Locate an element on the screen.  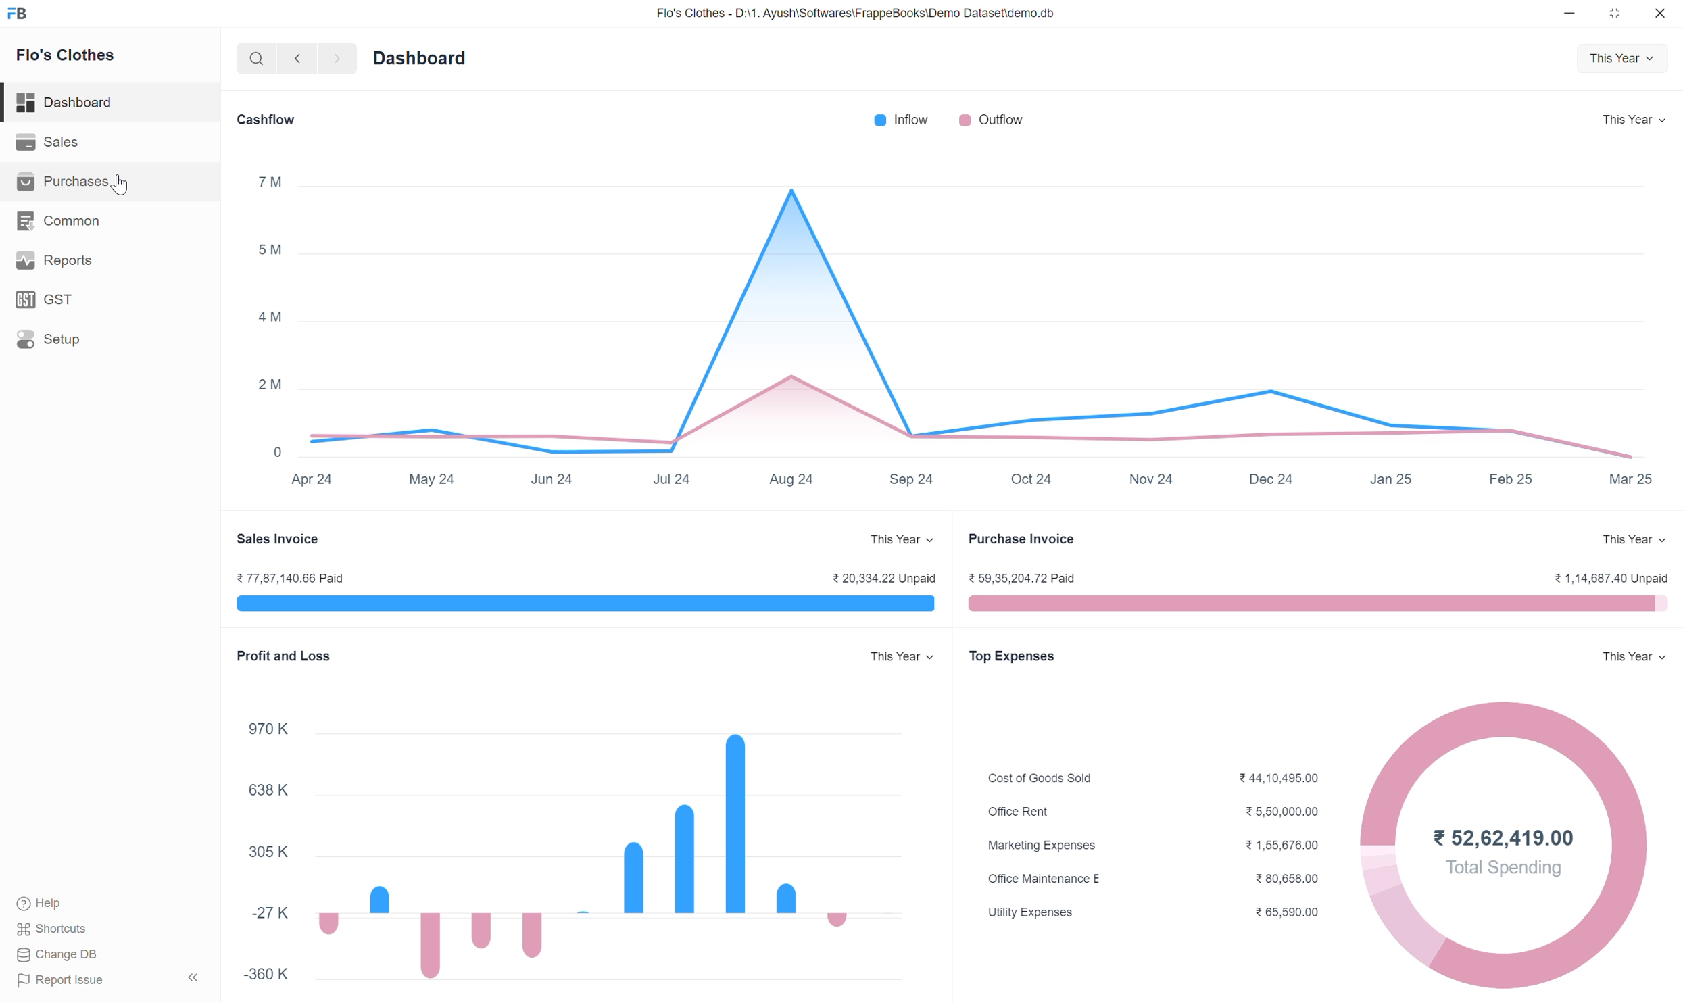
this year is located at coordinates (1626, 56).